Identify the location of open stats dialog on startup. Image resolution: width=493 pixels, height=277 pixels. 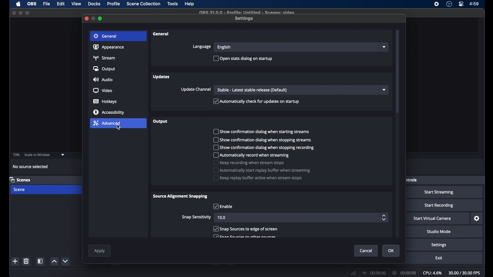
(243, 59).